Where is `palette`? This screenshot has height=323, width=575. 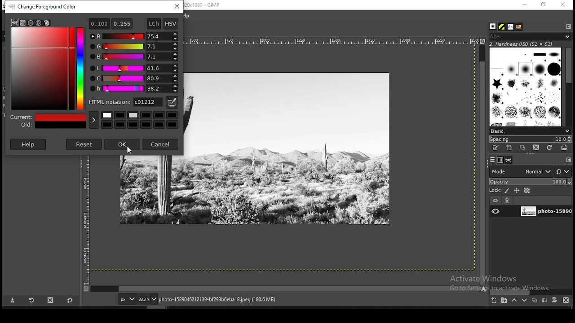
palette is located at coordinates (47, 22).